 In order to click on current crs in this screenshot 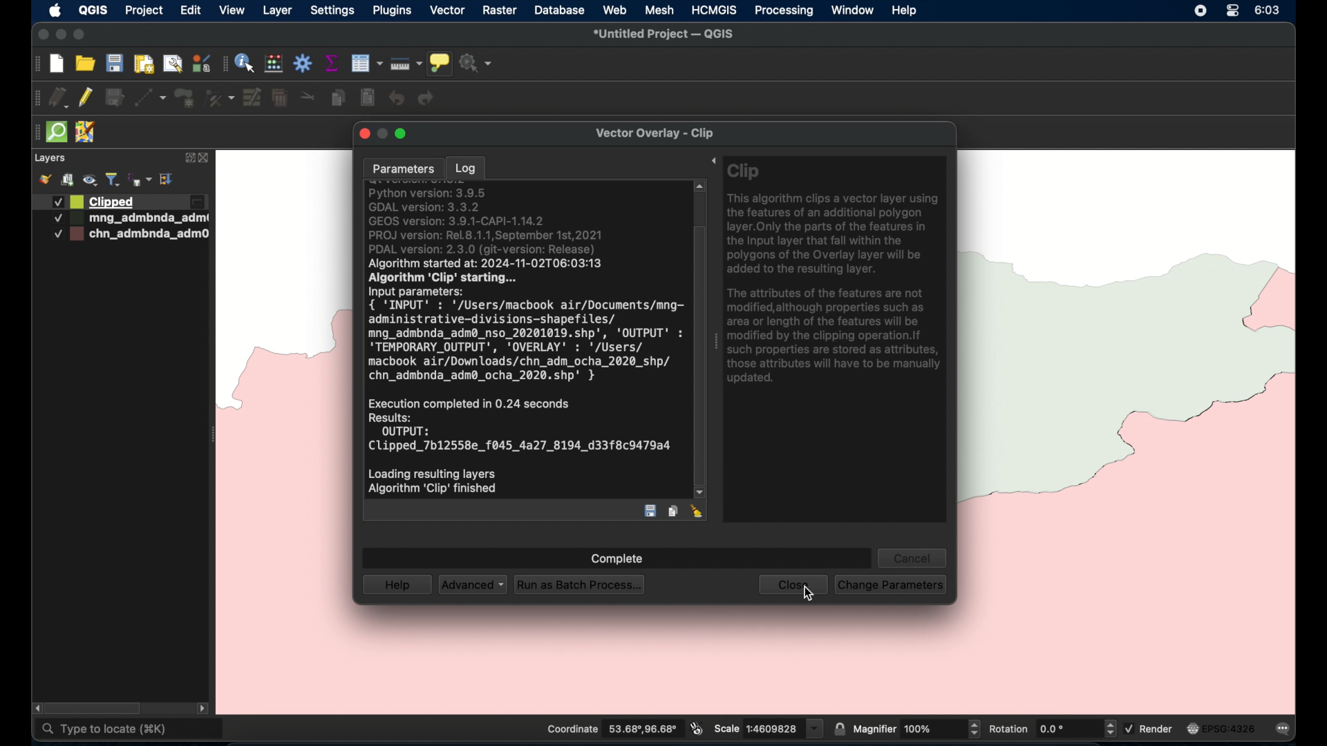, I will do `click(1221, 728)`.